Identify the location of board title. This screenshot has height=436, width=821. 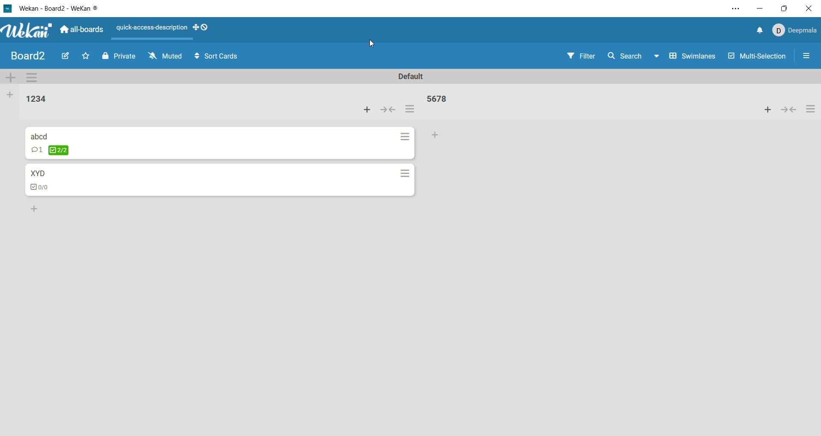
(24, 55).